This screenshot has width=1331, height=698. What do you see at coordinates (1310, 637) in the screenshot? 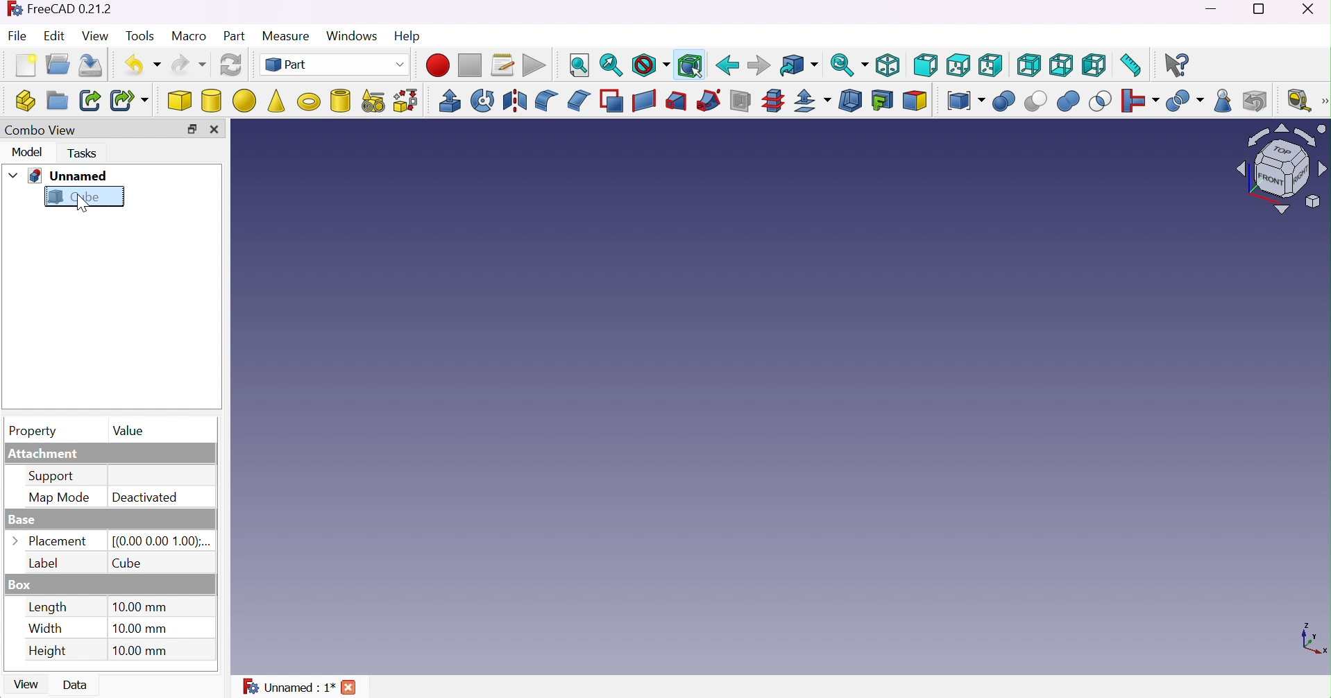
I see `x ,yaxis` at bounding box center [1310, 637].